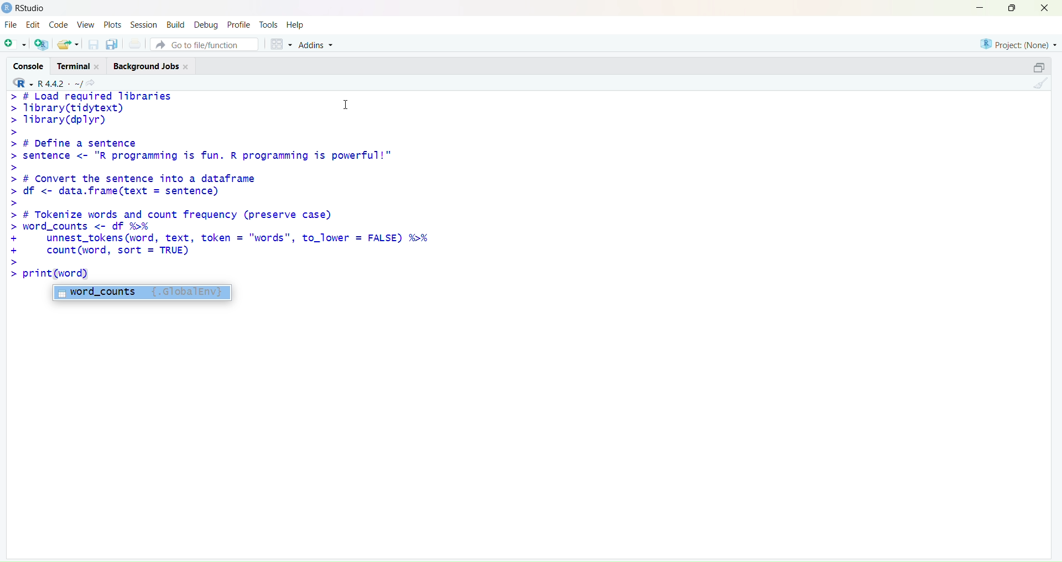  Describe the element at coordinates (34, 25) in the screenshot. I see `Edit` at that location.